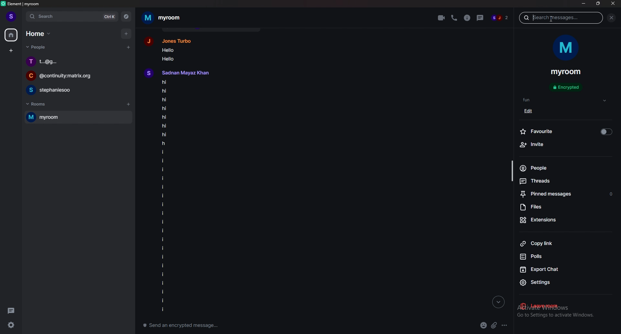 The height and width of the screenshot is (334, 621). What do you see at coordinates (465, 18) in the screenshot?
I see `room info` at bounding box center [465, 18].